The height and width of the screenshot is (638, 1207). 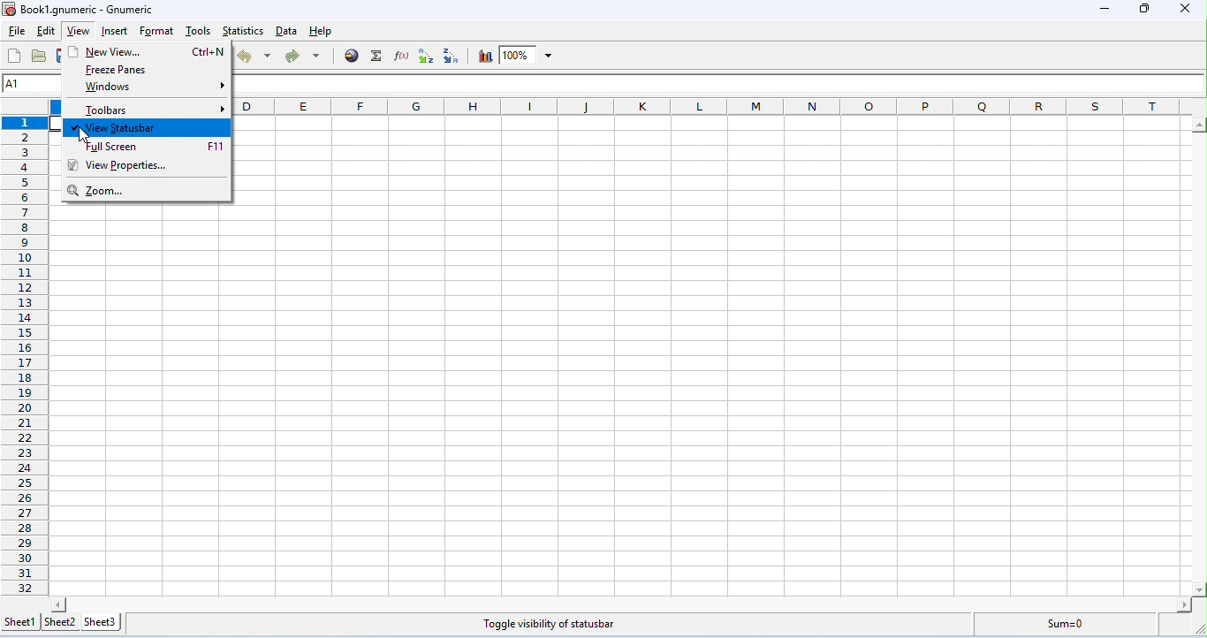 I want to click on data, so click(x=288, y=32).